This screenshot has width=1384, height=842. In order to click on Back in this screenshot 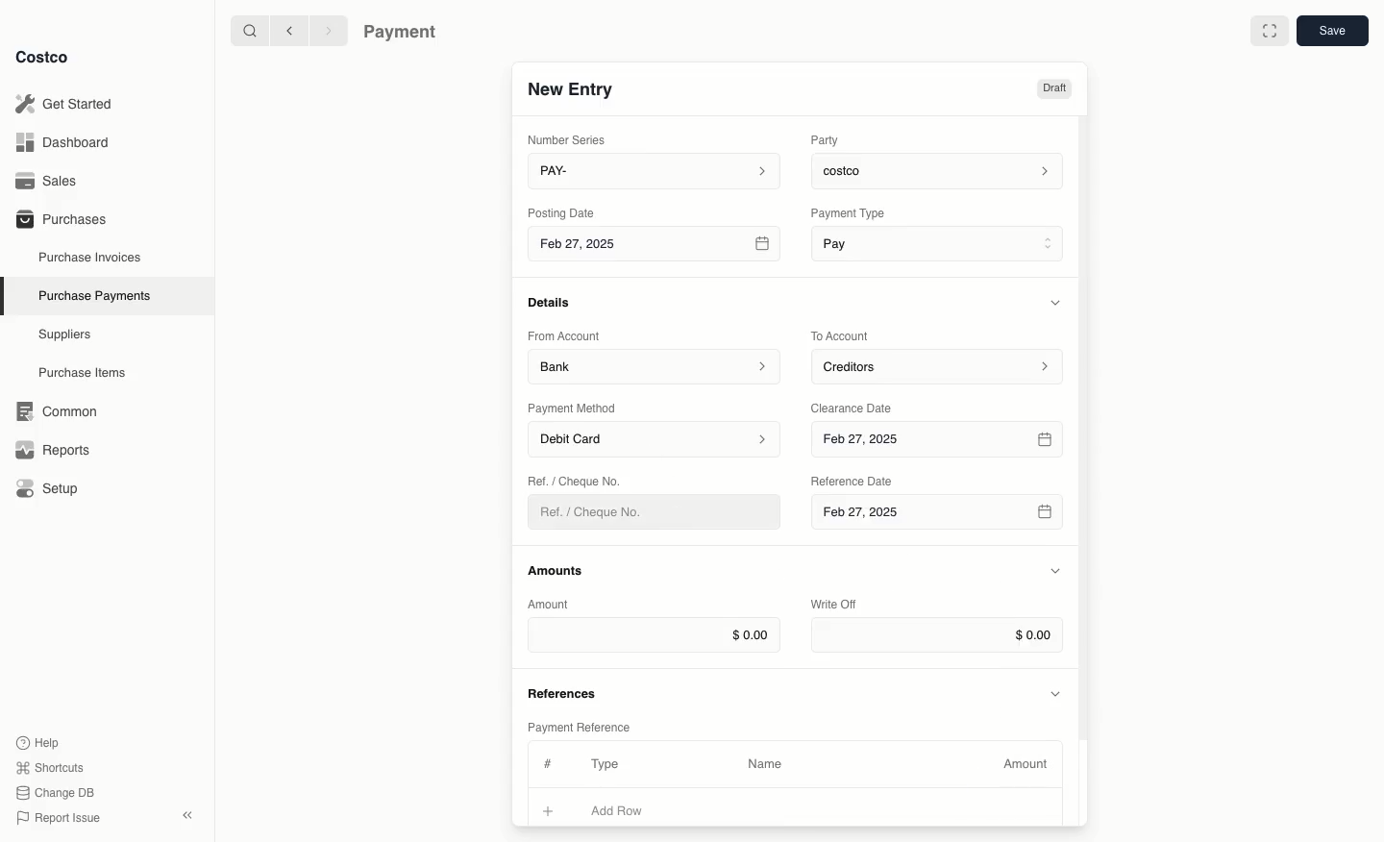, I will do `click(289, 30)`.